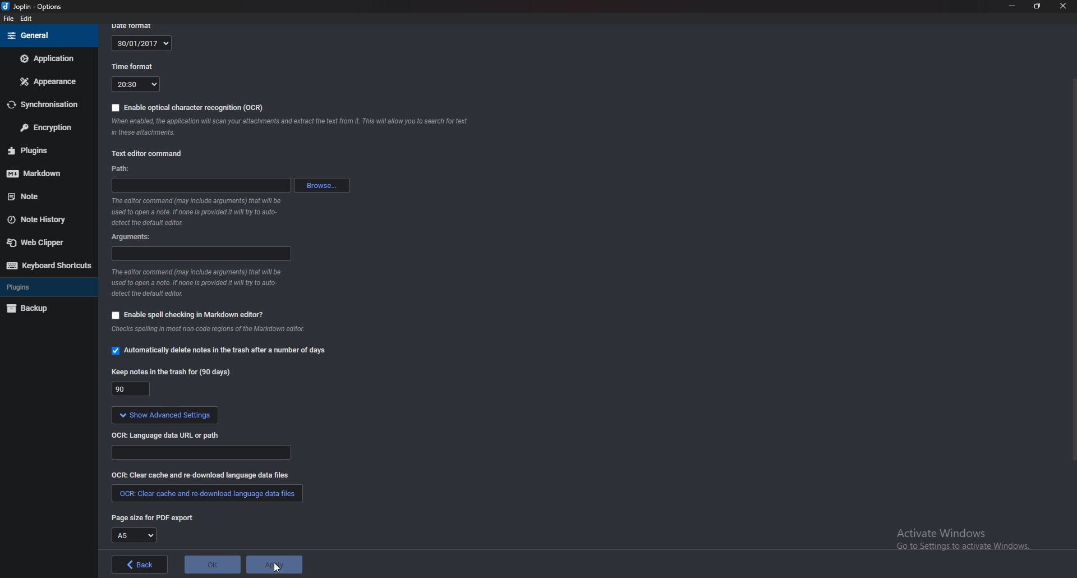 This screenshot has height=578, width=1077. Describe the element at coordinates (44, 104) in the screenshot. I see `Synchronization` at that location.